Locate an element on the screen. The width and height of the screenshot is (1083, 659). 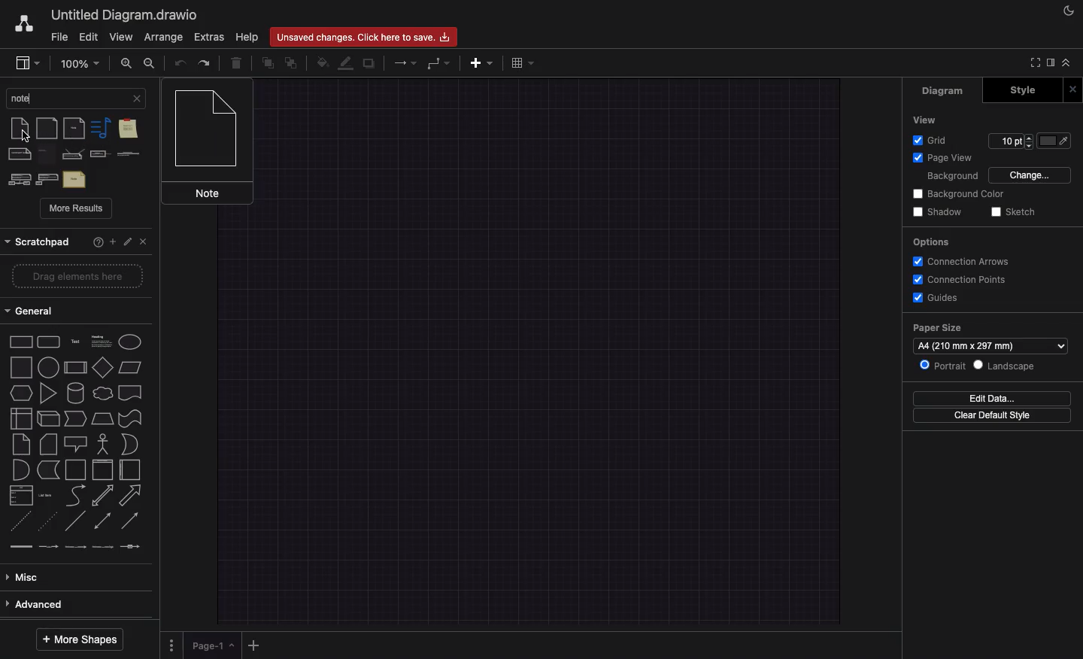
Zoom out is located at coordinates (151, 62).